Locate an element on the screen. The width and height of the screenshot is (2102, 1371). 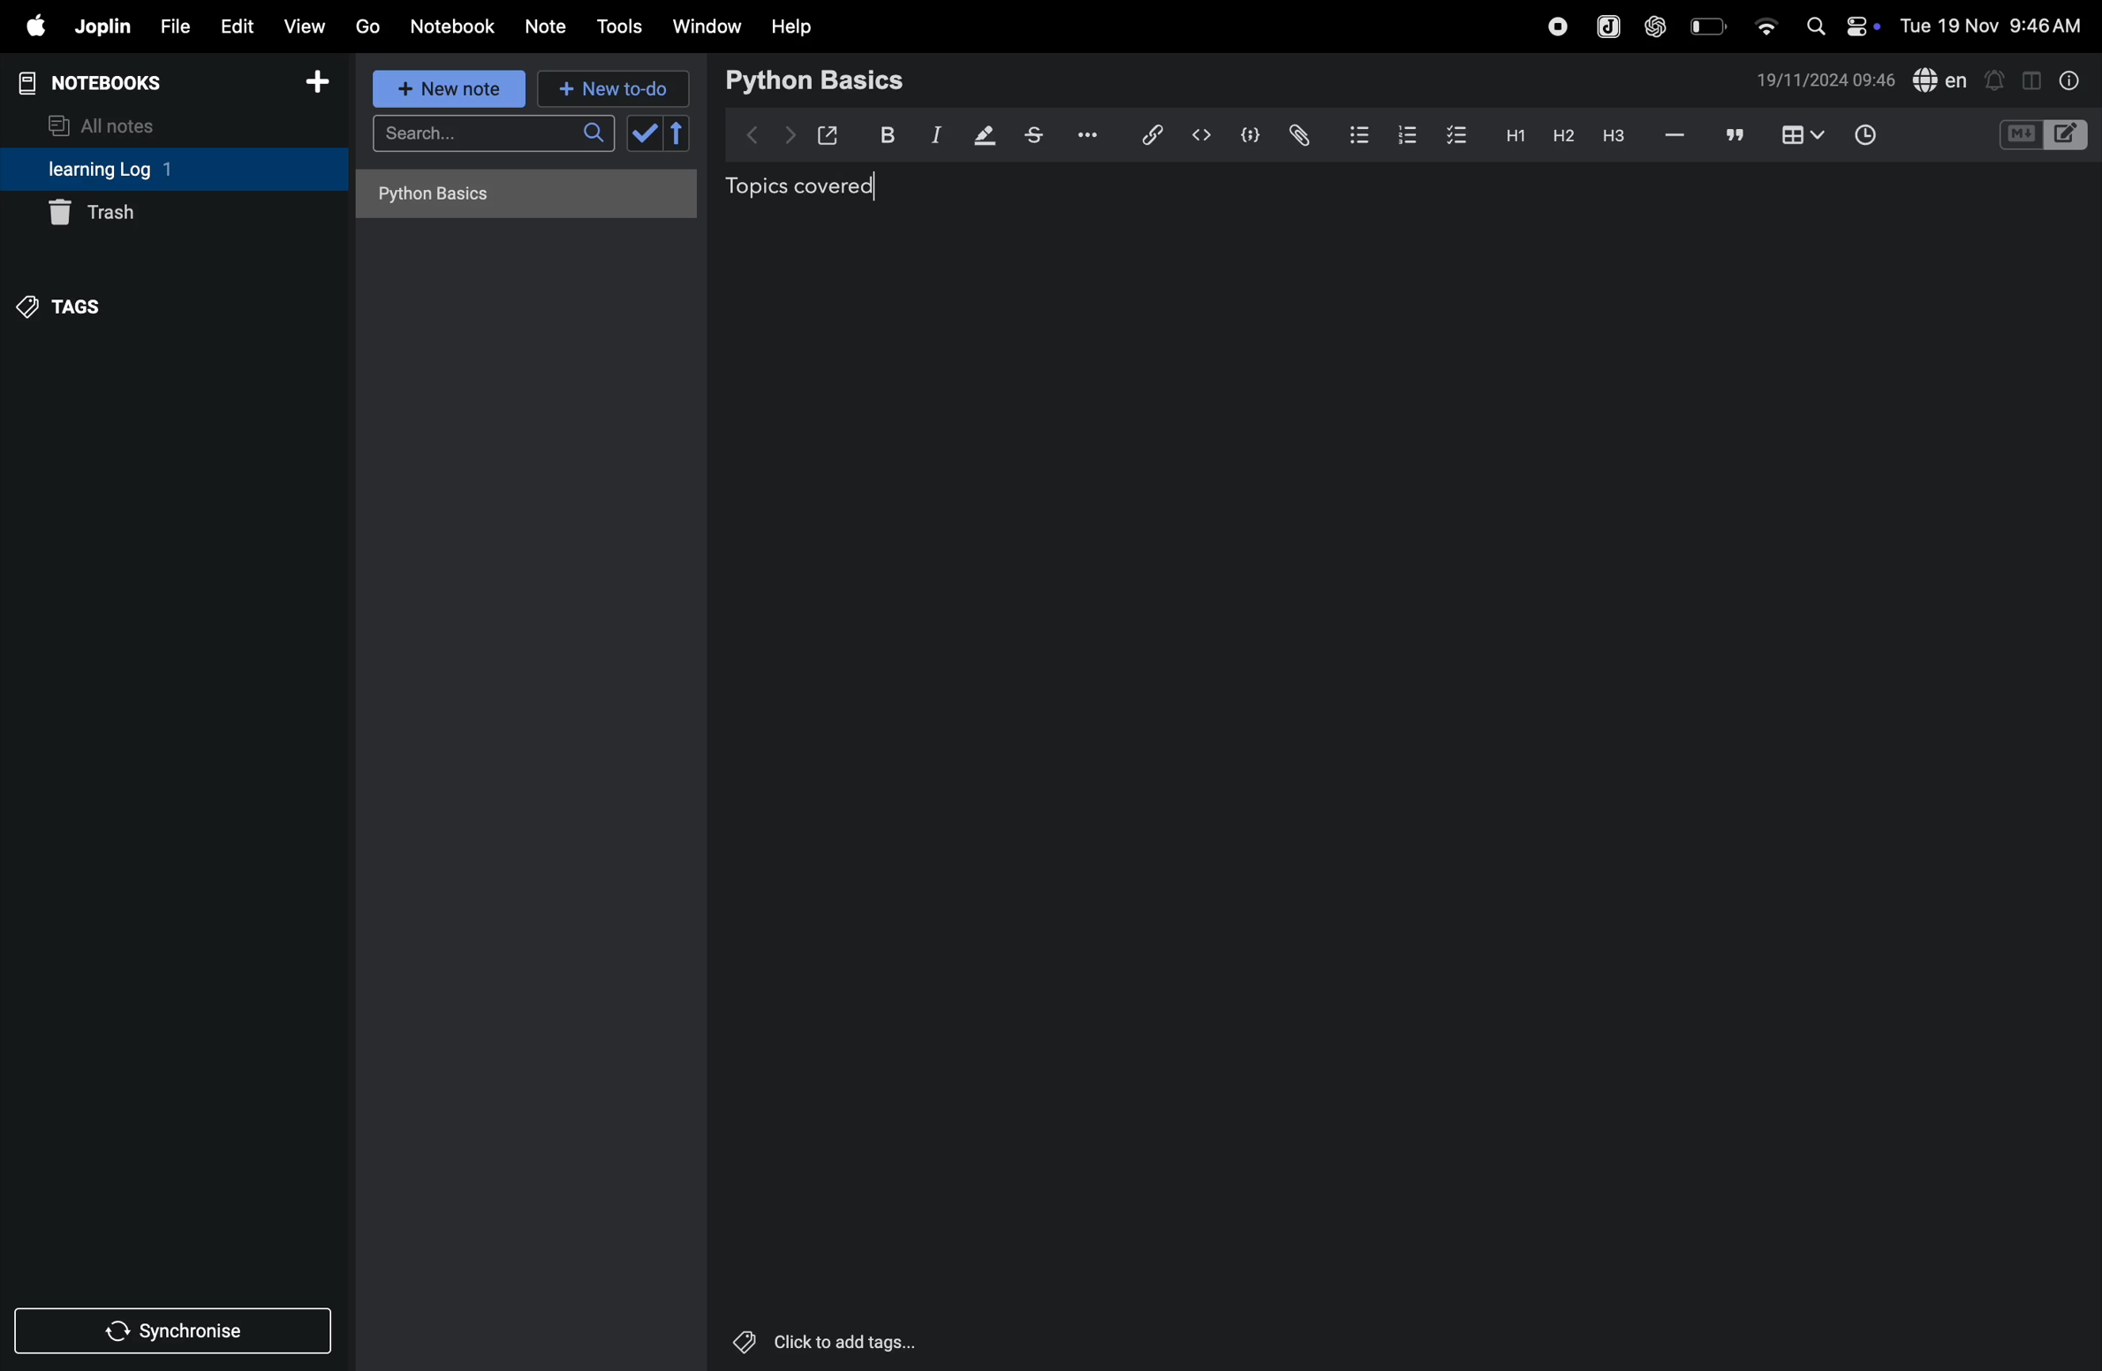
search is located at coordinates (493, 139).